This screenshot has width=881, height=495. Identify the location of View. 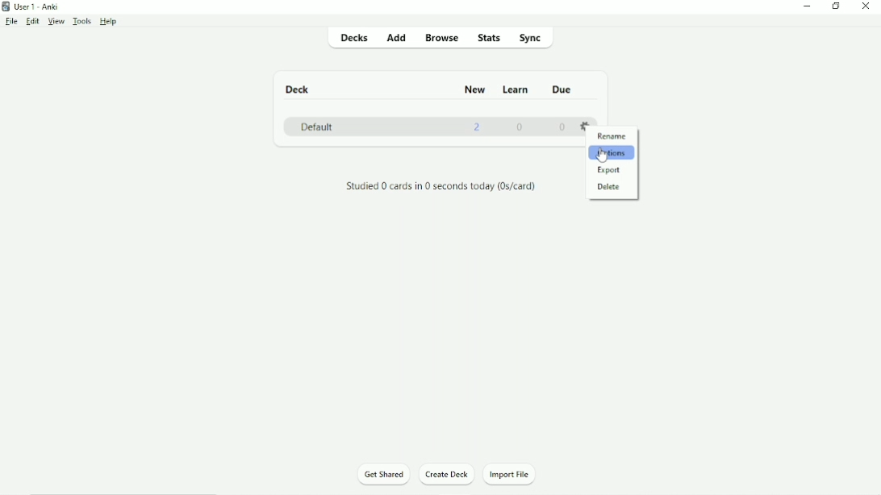
(56, 20).